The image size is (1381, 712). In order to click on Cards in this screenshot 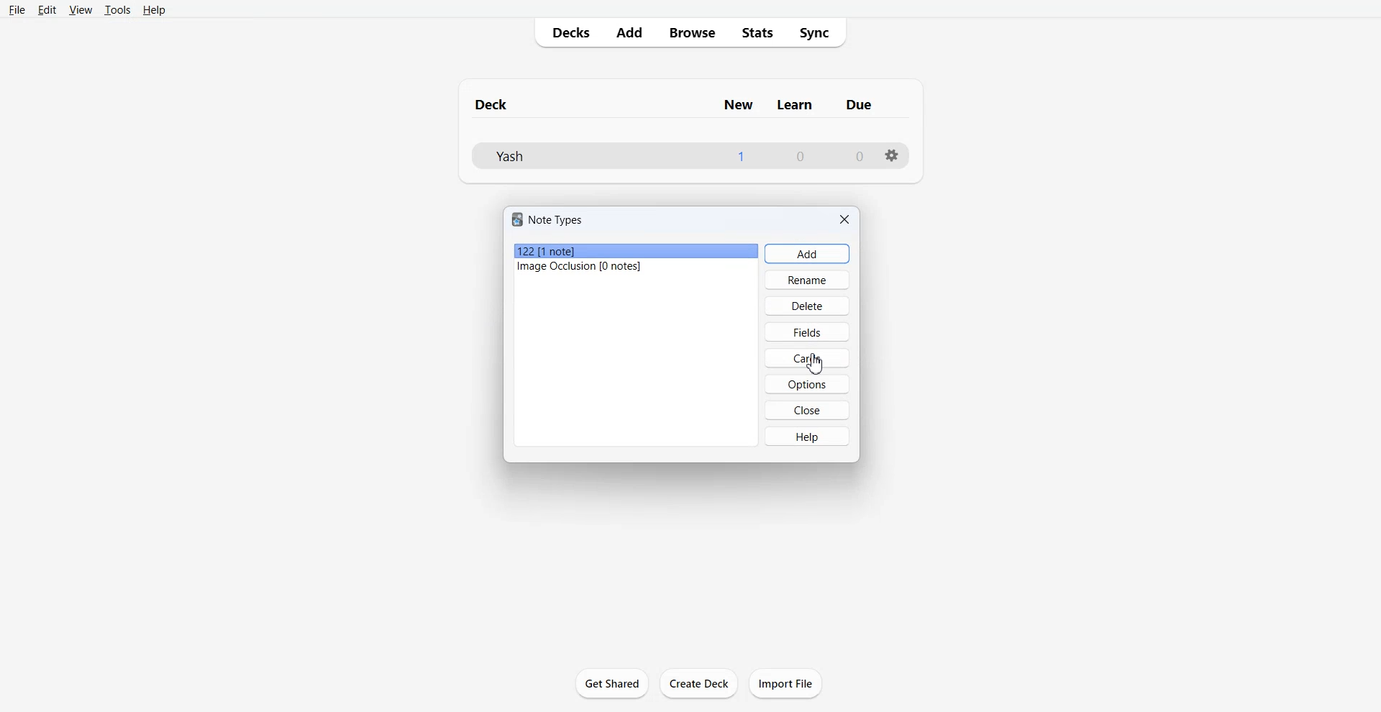, I will do `click(807, 357)`.